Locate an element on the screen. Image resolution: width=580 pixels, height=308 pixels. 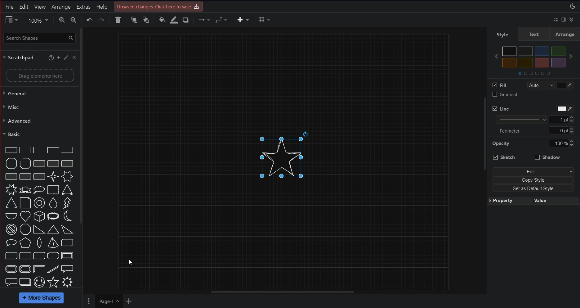
Paint is located at coordinates (162, 19).